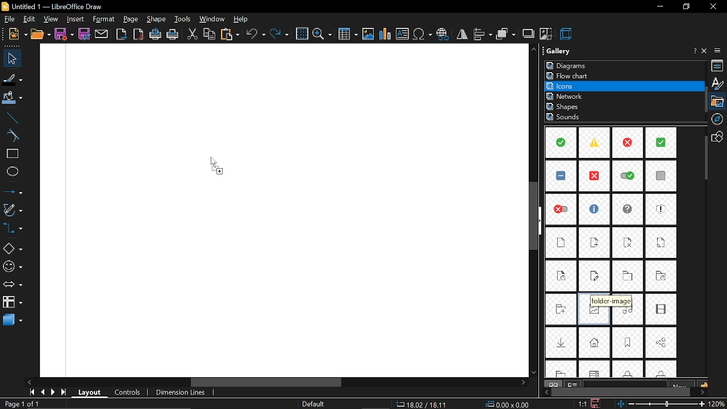 The image size is (727, 409). What do you see at coordinates (528, 34) in the screenshot?
I see `shadow` at bounding box center [528, 34].